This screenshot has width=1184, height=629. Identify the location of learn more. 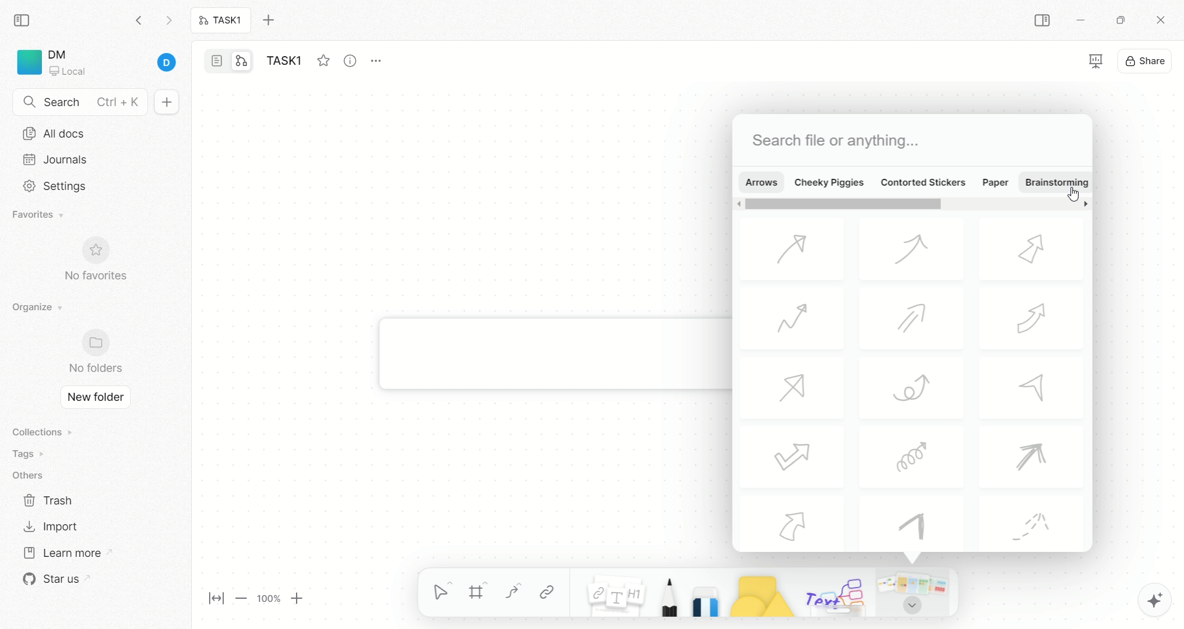
(61, 551).